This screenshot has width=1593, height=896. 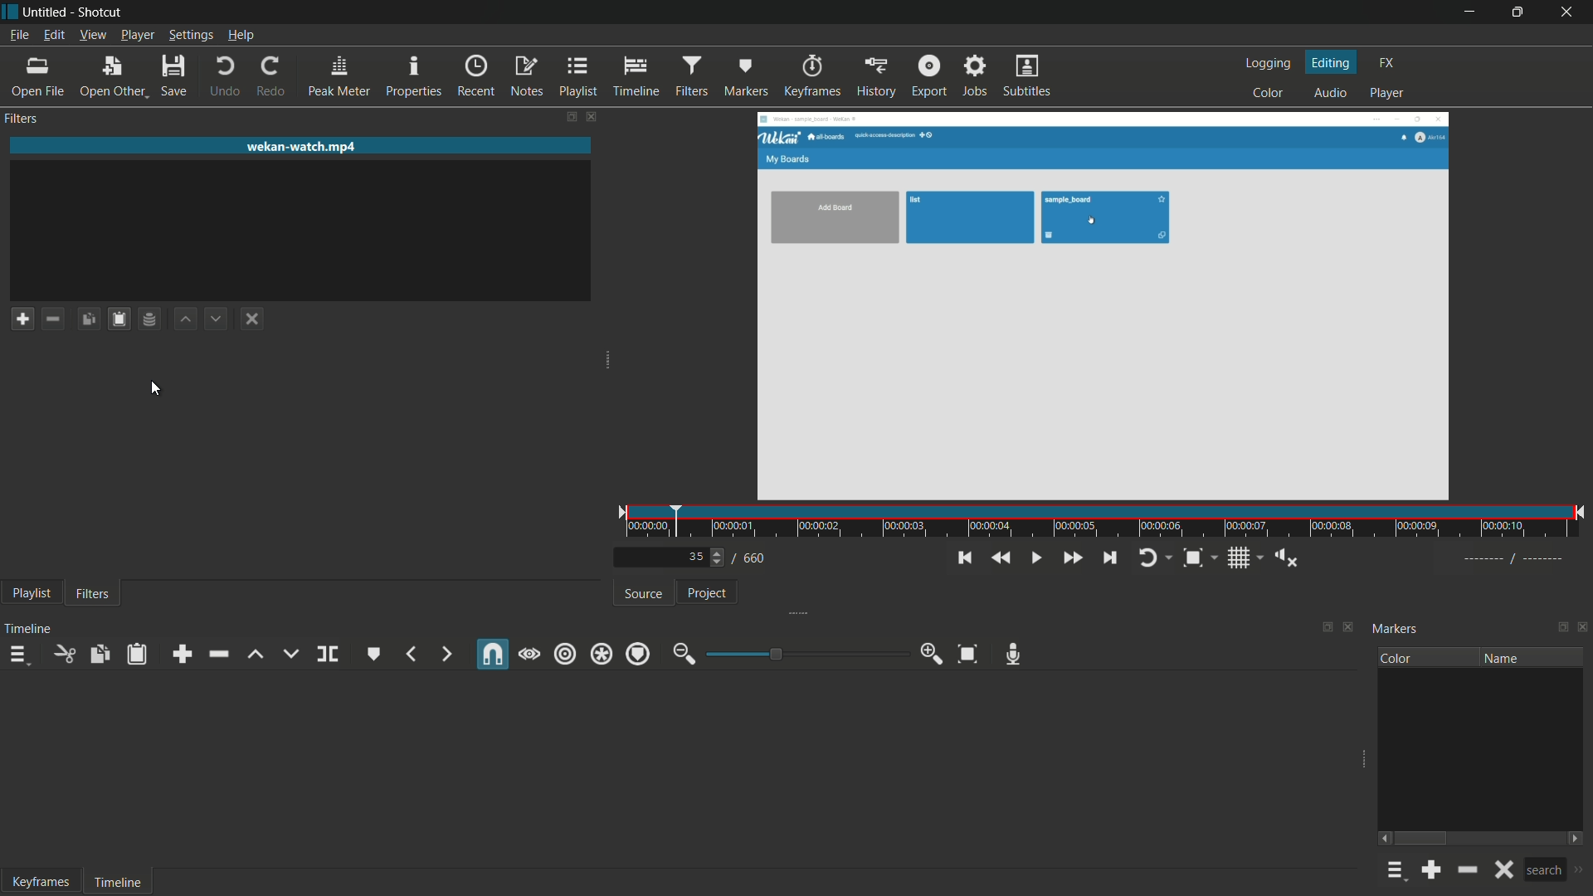 What do you see at coordinates (300, 147) in the screenshot?
I see `imported file name` at bounding box center [300, 147].